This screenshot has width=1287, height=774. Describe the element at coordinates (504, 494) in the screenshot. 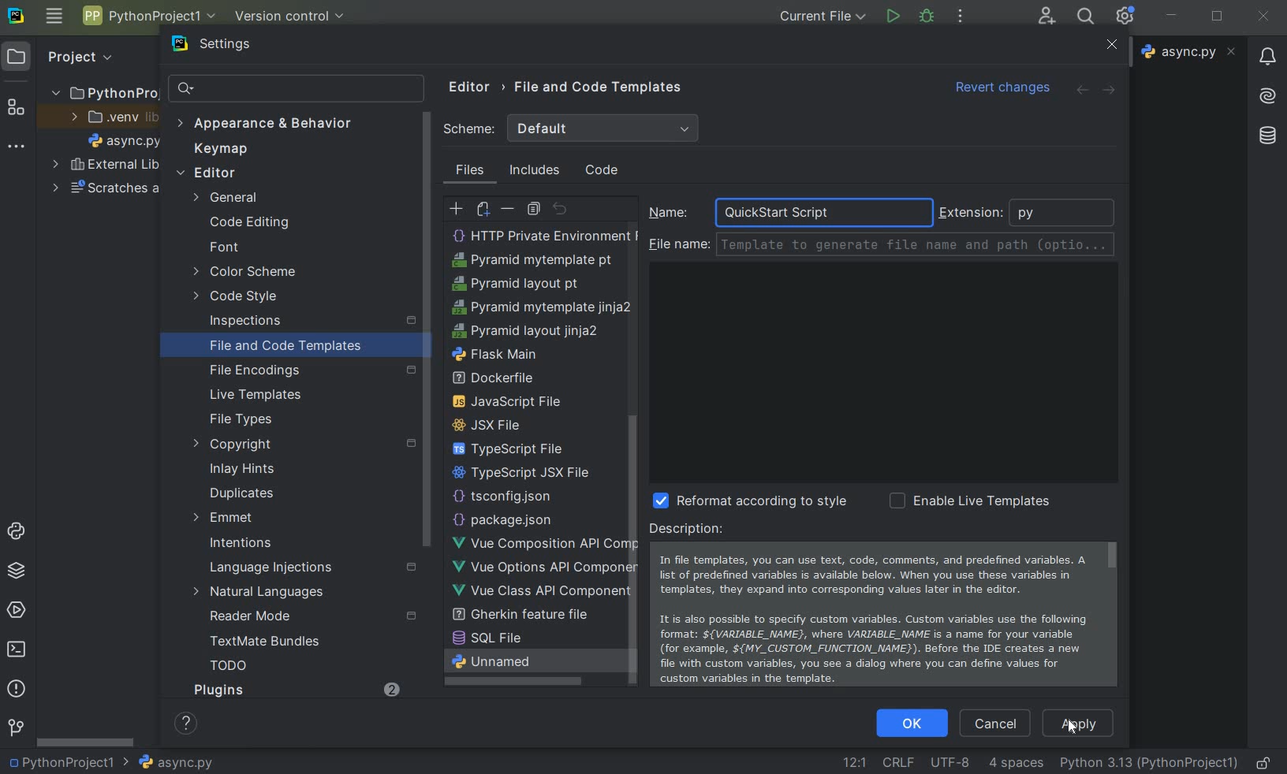

I see `HTTP Request` at that location.